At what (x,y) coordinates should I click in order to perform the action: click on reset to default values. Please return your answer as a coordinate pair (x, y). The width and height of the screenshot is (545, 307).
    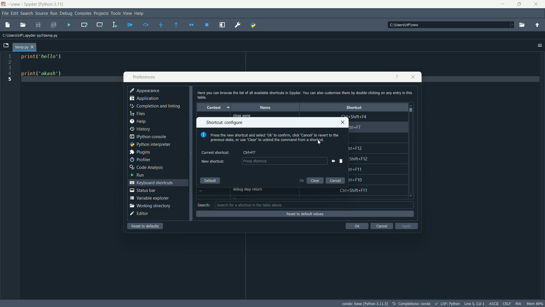
    Looking at the image, I should click on (304, 214).